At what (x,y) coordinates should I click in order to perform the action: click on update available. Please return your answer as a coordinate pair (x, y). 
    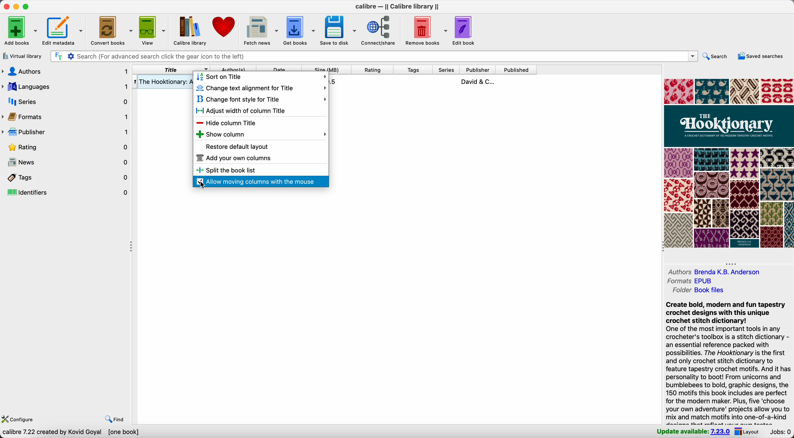
    Looking at the image, I should click on (694, 432).